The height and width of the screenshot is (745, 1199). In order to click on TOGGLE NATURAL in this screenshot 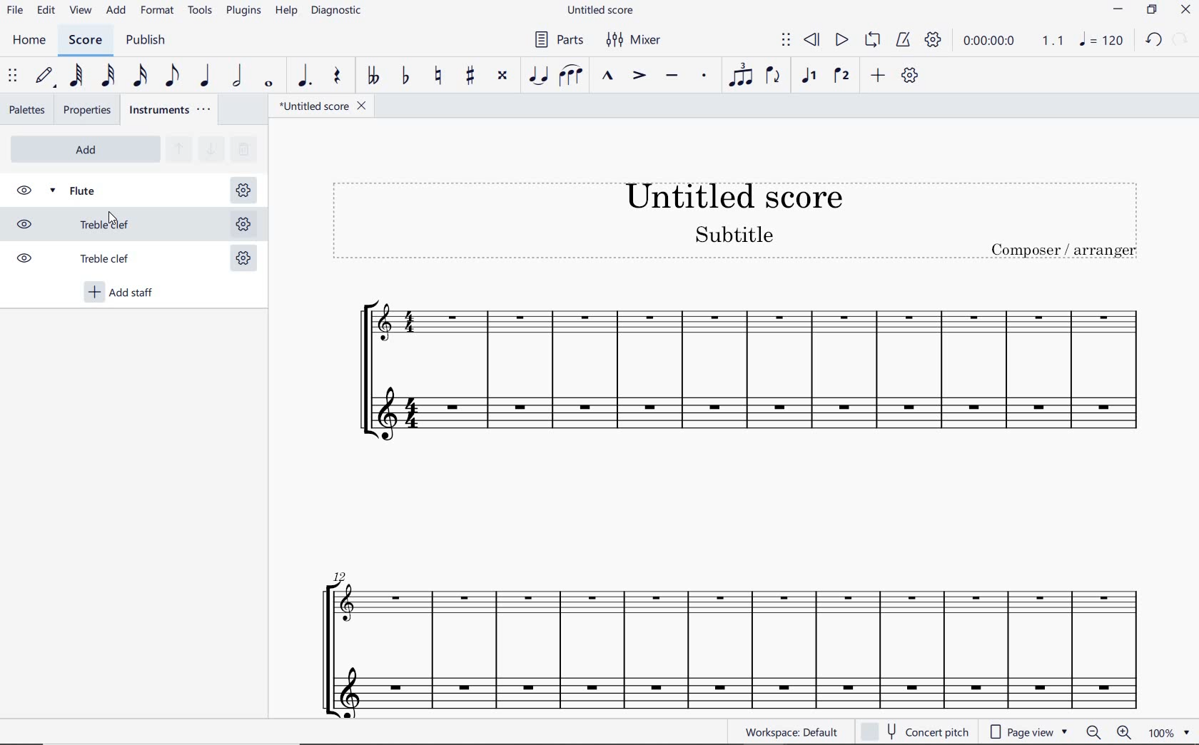, I will do `click(437, 76)`.